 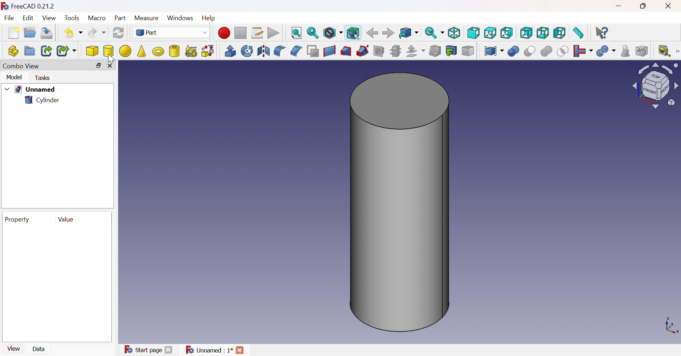 What do you see at coordinates (96, 33) in the screenshot?
I see `Redo` at bounding box center [96, 33].